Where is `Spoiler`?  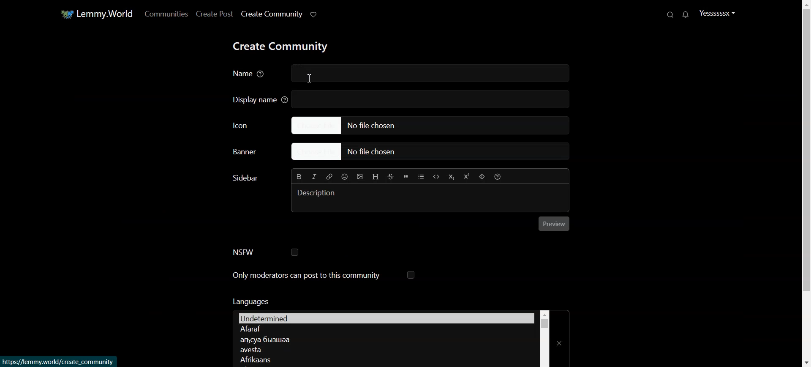
Spoiler is located at coordinates (482, 177).